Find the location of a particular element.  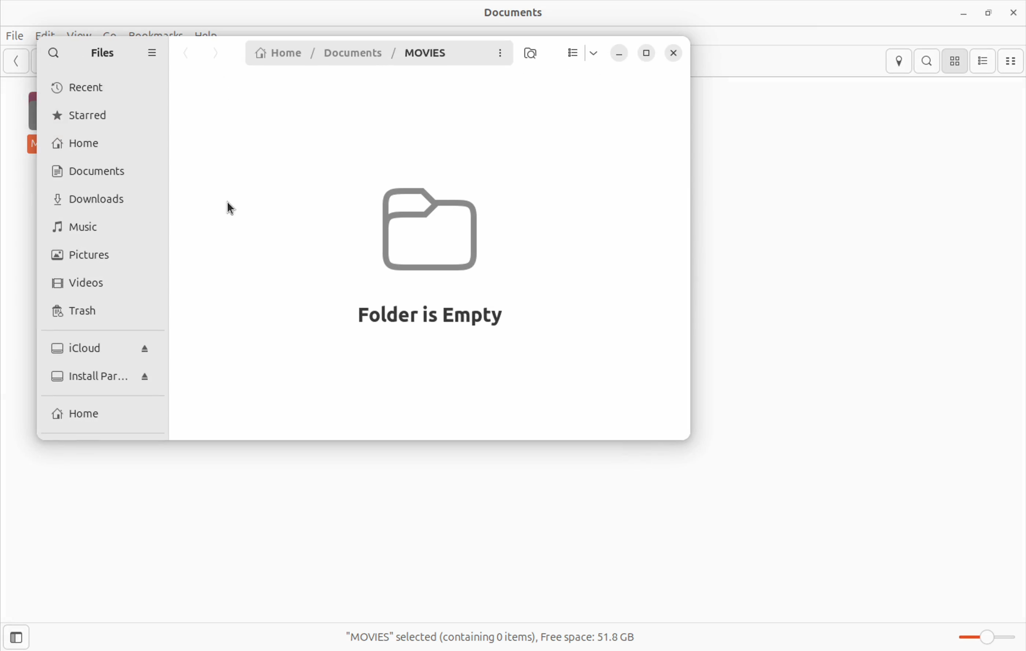

list is located at coordinates (571, 53).